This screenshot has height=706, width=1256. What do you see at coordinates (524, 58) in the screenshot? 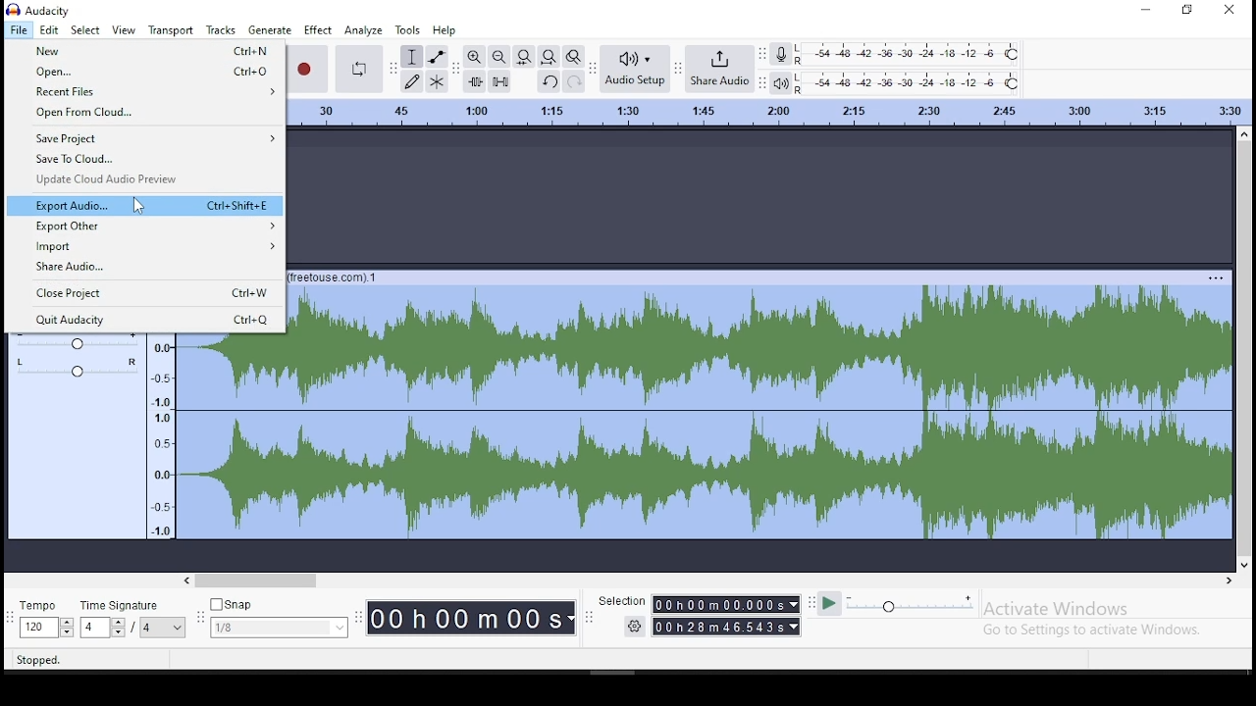
I see `fit selection to width` at bounding box center [524, 58].